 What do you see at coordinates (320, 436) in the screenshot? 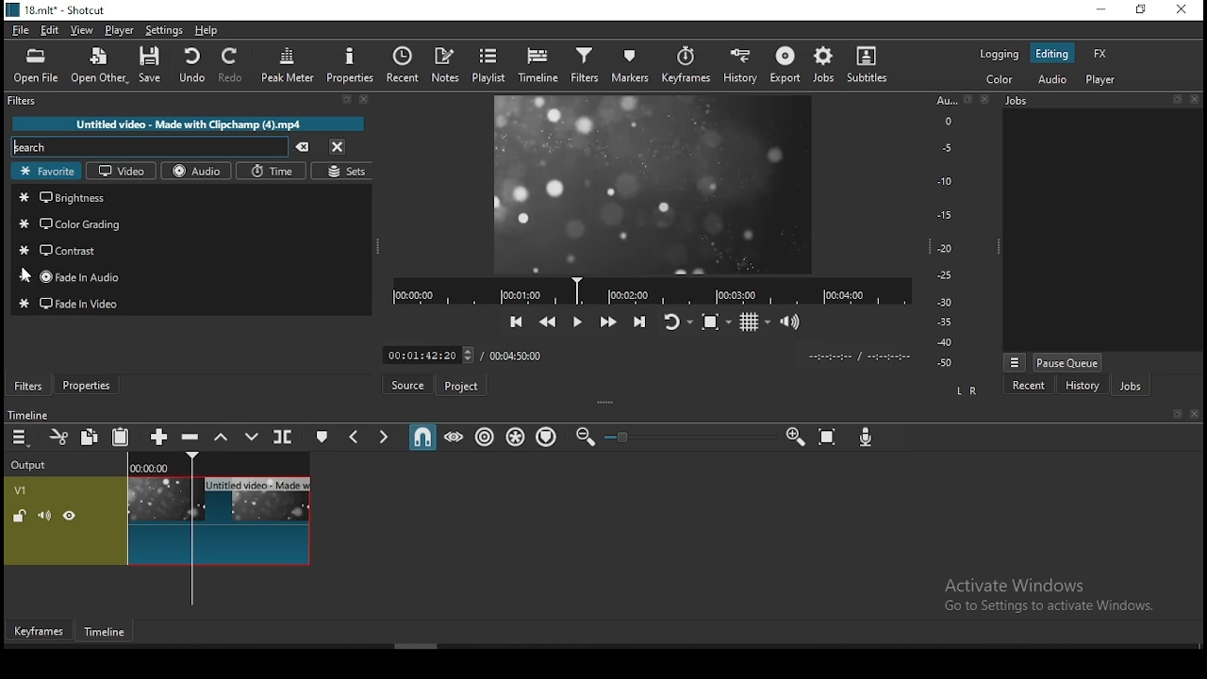
I see `create/edit marker` at bounding box center [320, 436].